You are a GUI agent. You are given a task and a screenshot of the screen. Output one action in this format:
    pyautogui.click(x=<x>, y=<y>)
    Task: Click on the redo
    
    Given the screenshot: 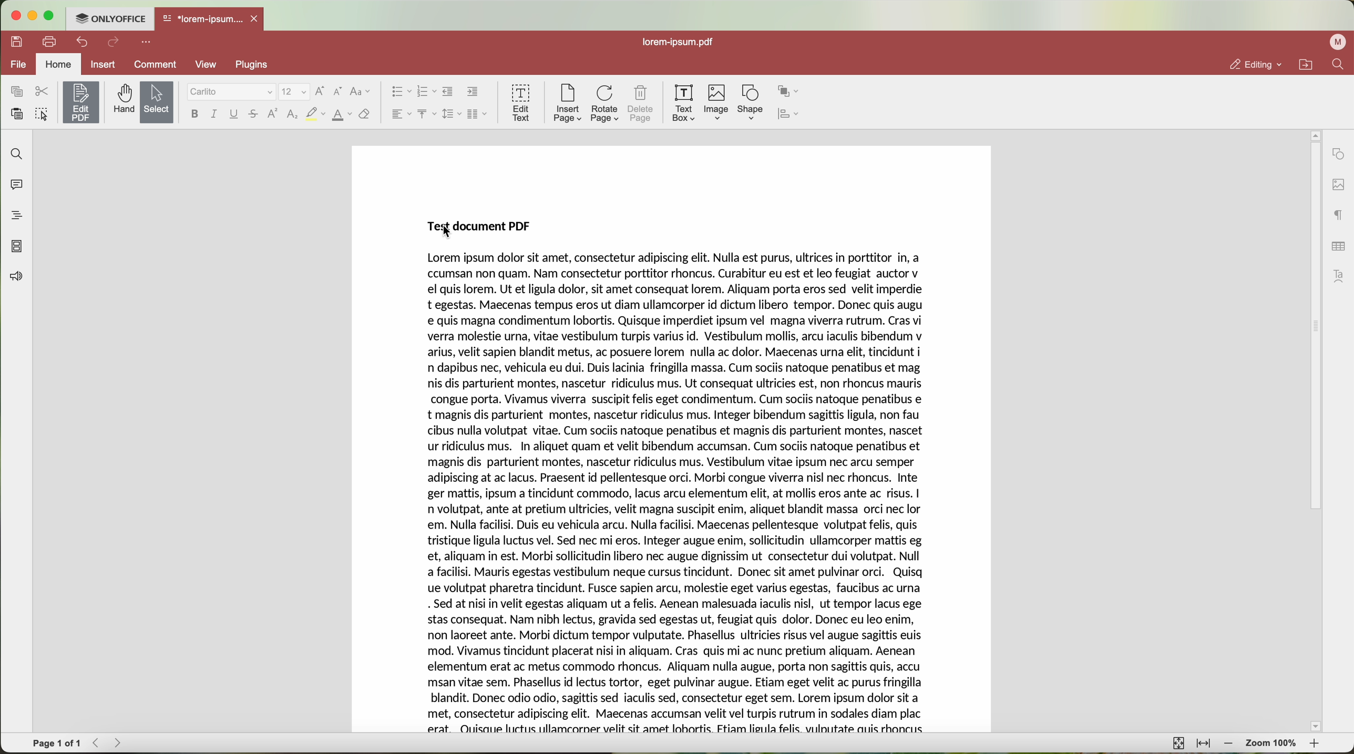 What is the action you would take?
    pyautogui.click(x=114, y=43)
    